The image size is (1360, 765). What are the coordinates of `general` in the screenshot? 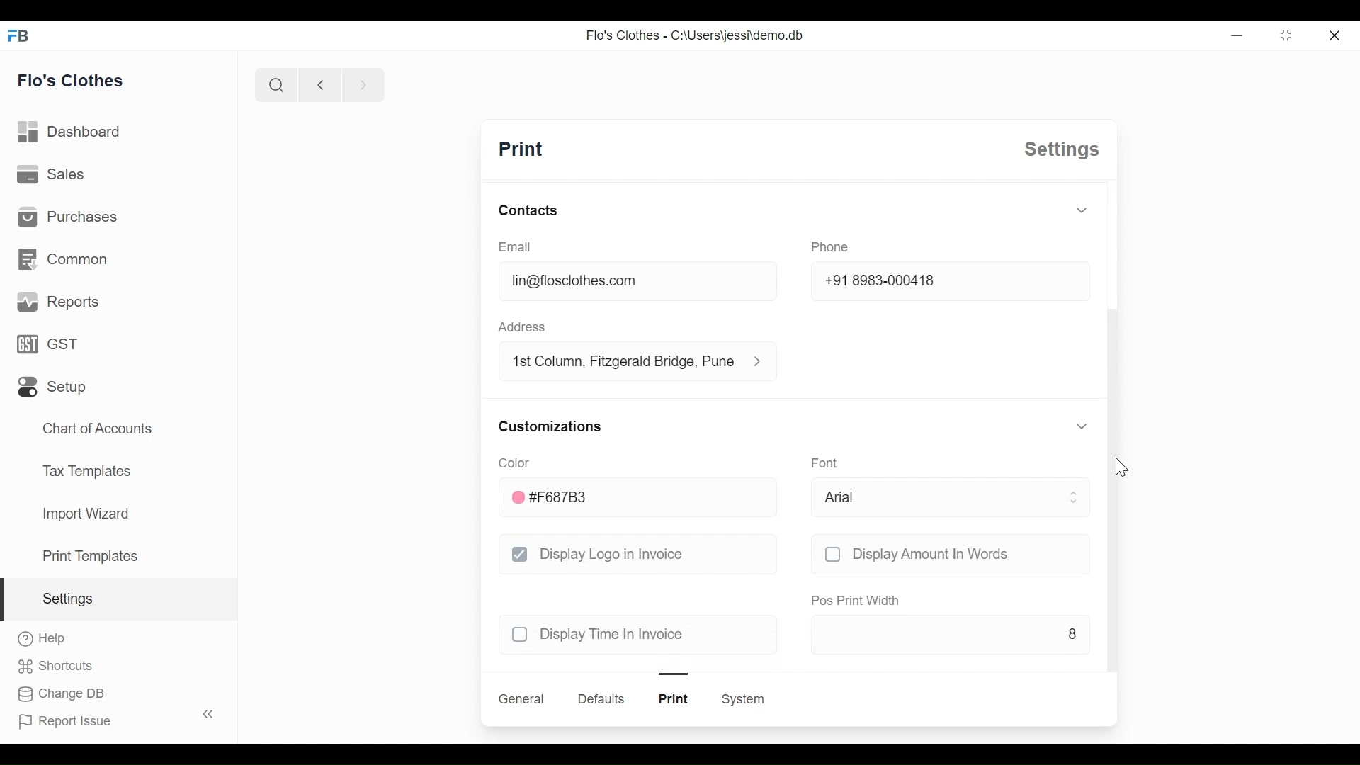 It's located at (522, 699).